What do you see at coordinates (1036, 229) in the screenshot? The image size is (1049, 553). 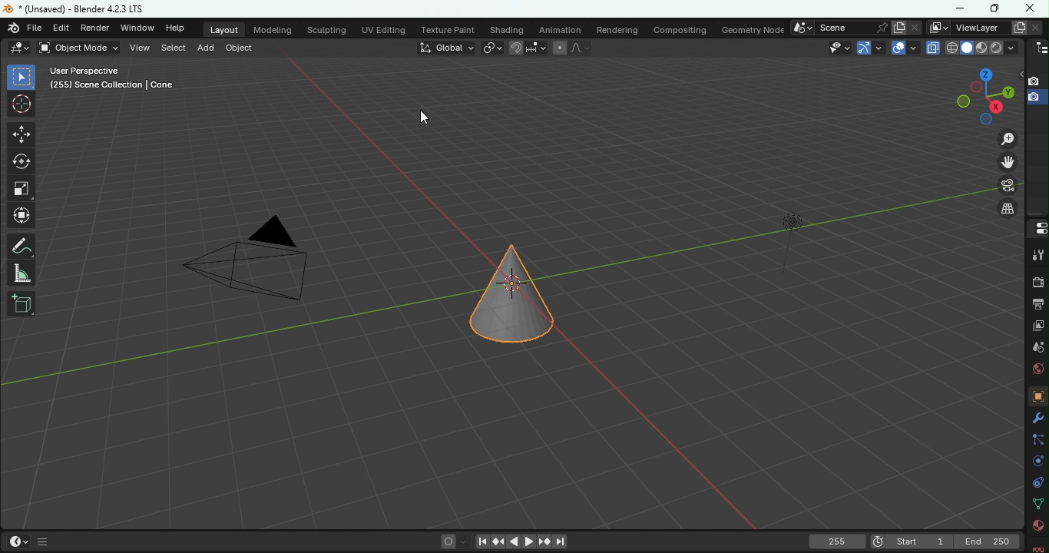 I see `Editor type` at bounding box center [1036, 229].